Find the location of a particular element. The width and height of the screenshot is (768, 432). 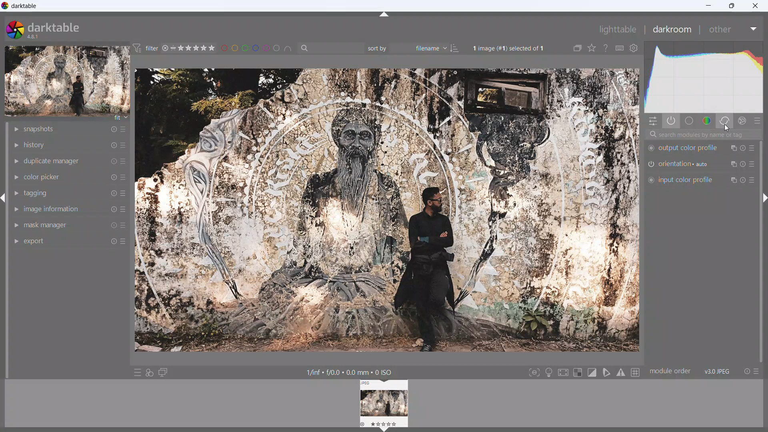

input color profile is located at coordinates (686, 180).